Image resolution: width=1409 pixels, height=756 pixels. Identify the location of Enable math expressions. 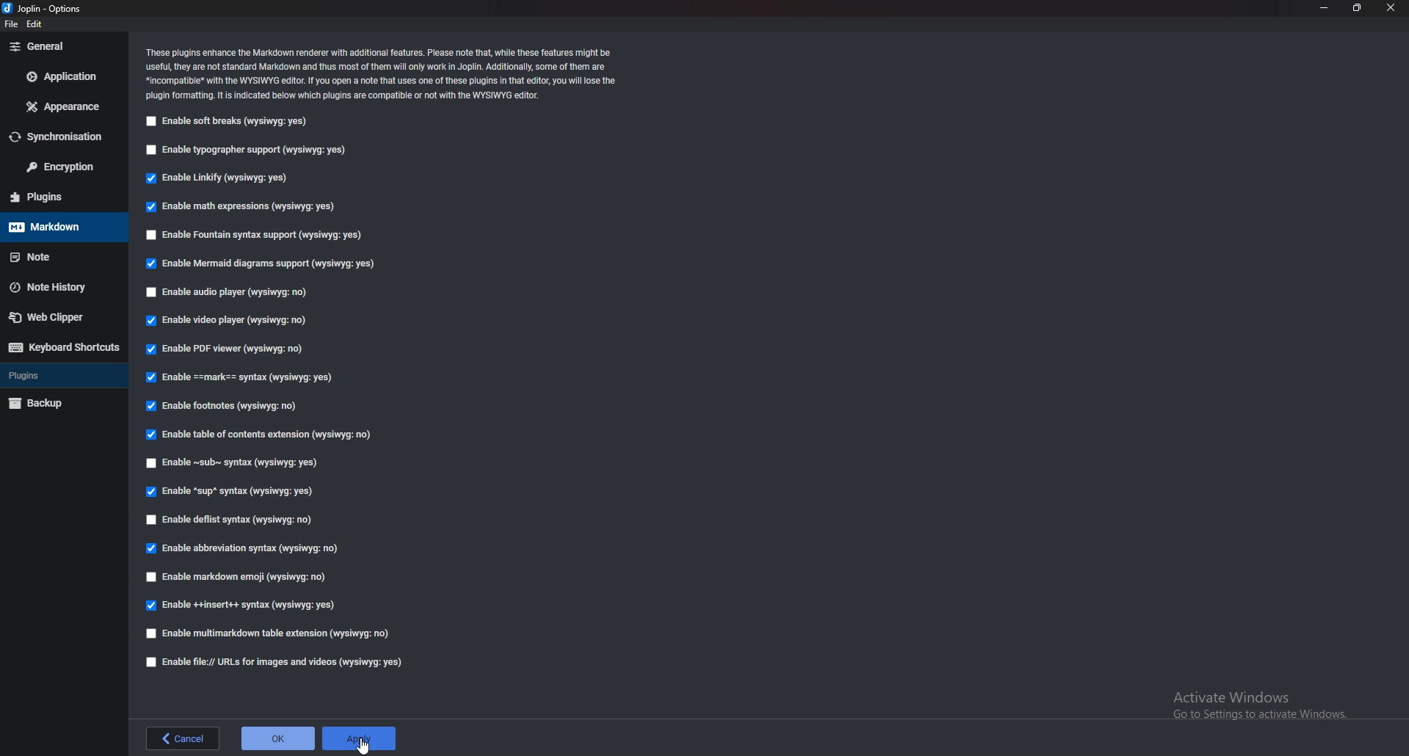
(247, 206).